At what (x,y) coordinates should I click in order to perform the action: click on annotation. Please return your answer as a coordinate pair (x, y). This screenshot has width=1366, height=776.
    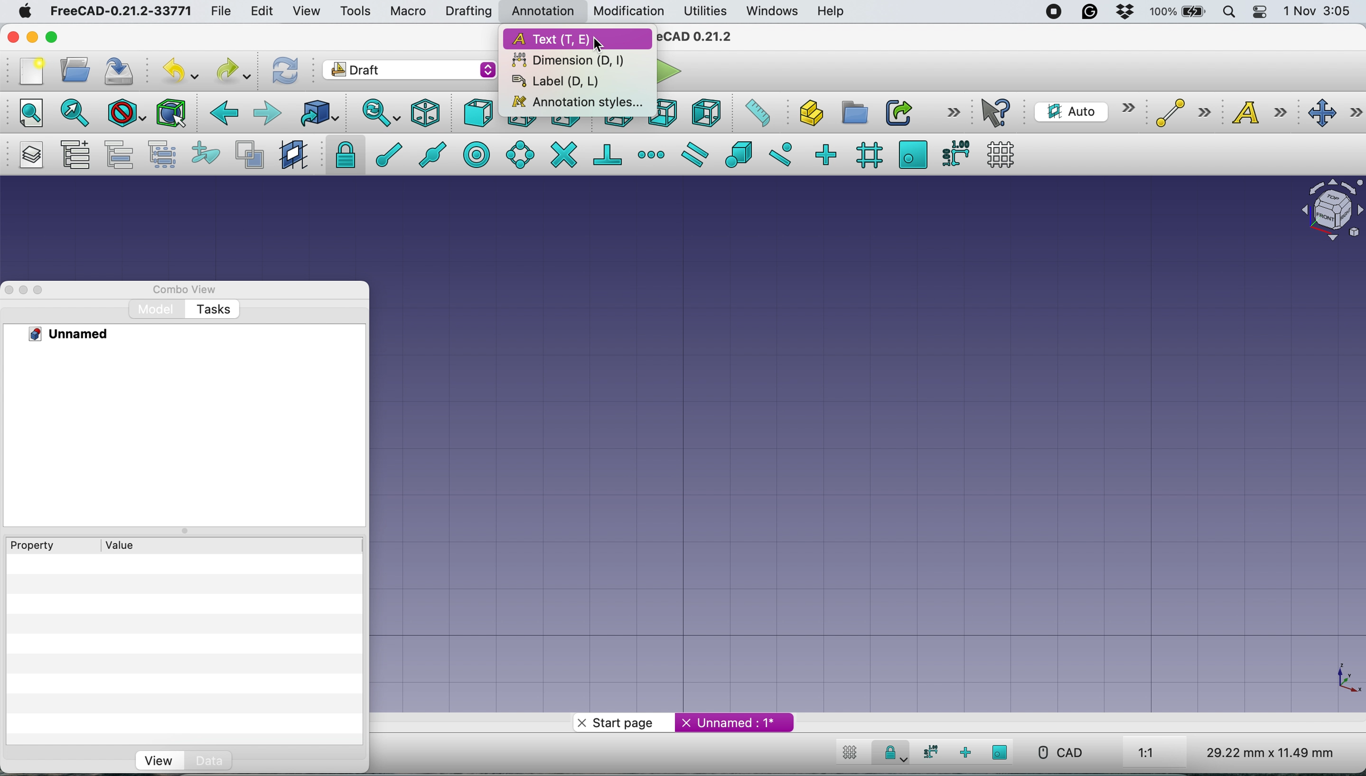
    Looking at the image, I should click on (541, 12).